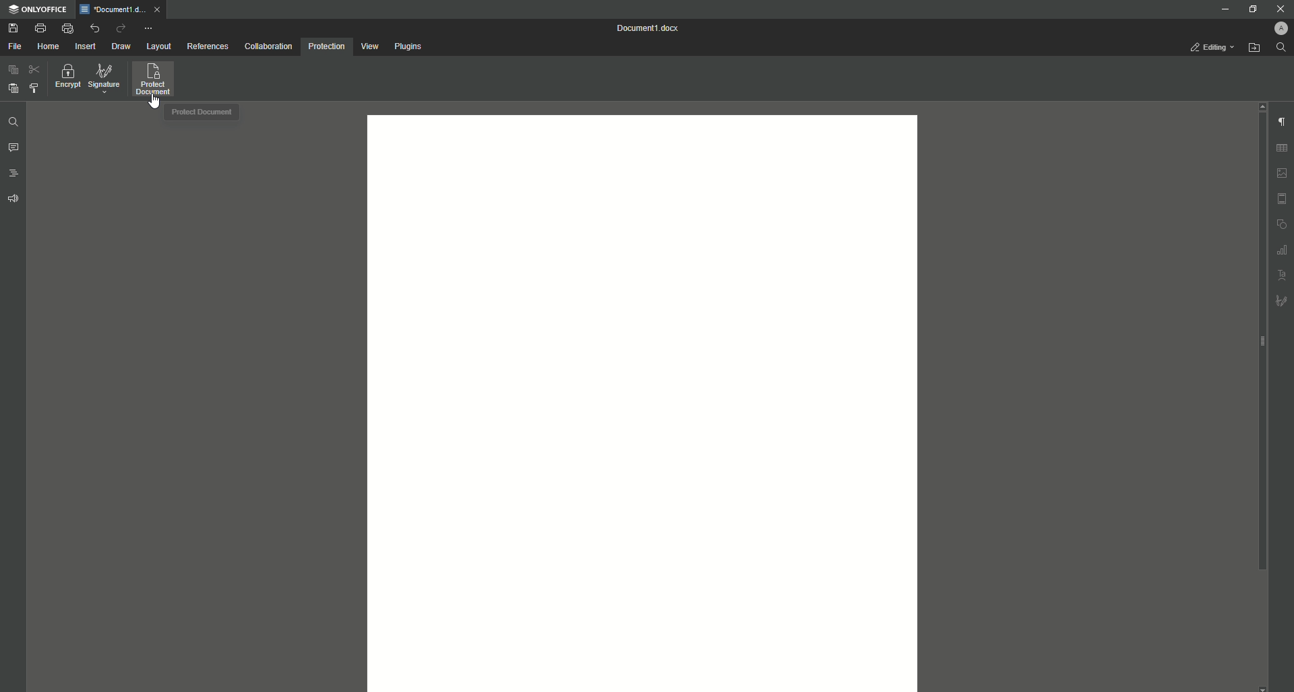  I want to click on Document1.docx, so click(112, 9).